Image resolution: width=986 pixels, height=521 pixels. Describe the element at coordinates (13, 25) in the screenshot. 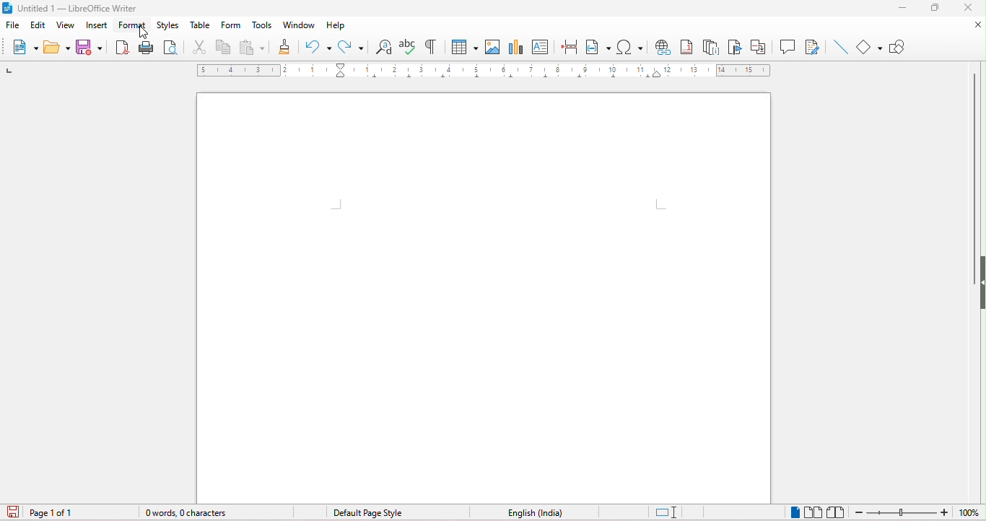

I see `file` at that location.